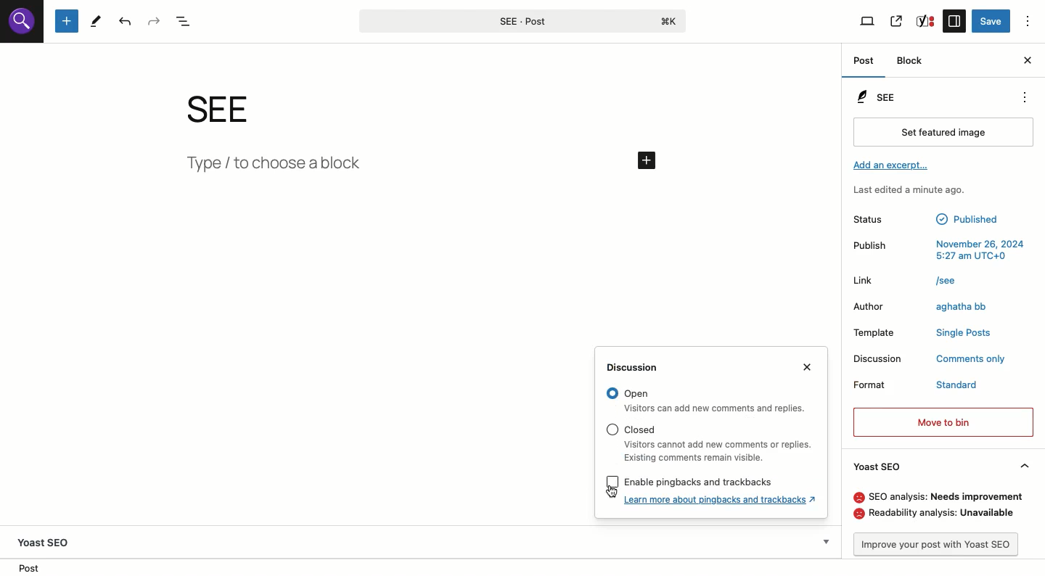 The height and width of the screenshot is (576, 1045). What do you see at coordinates (707, 443) in the screenshot?
I see `Closed Visitors cannot add new comments of replies.Existing comments remain visible.` at bounding box center [707, 443].